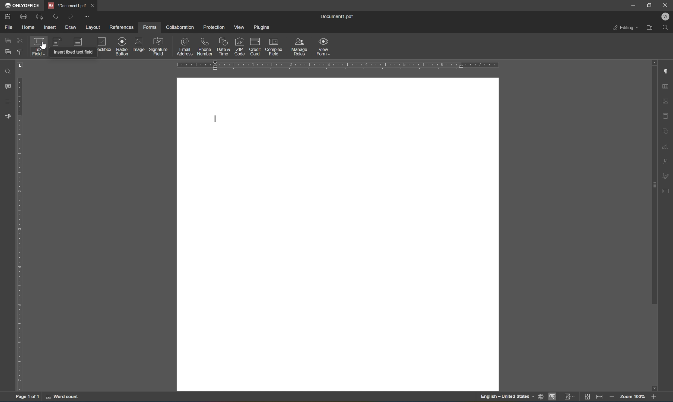 The image size is (673, 402). I want to click on image, so click(140, 45).